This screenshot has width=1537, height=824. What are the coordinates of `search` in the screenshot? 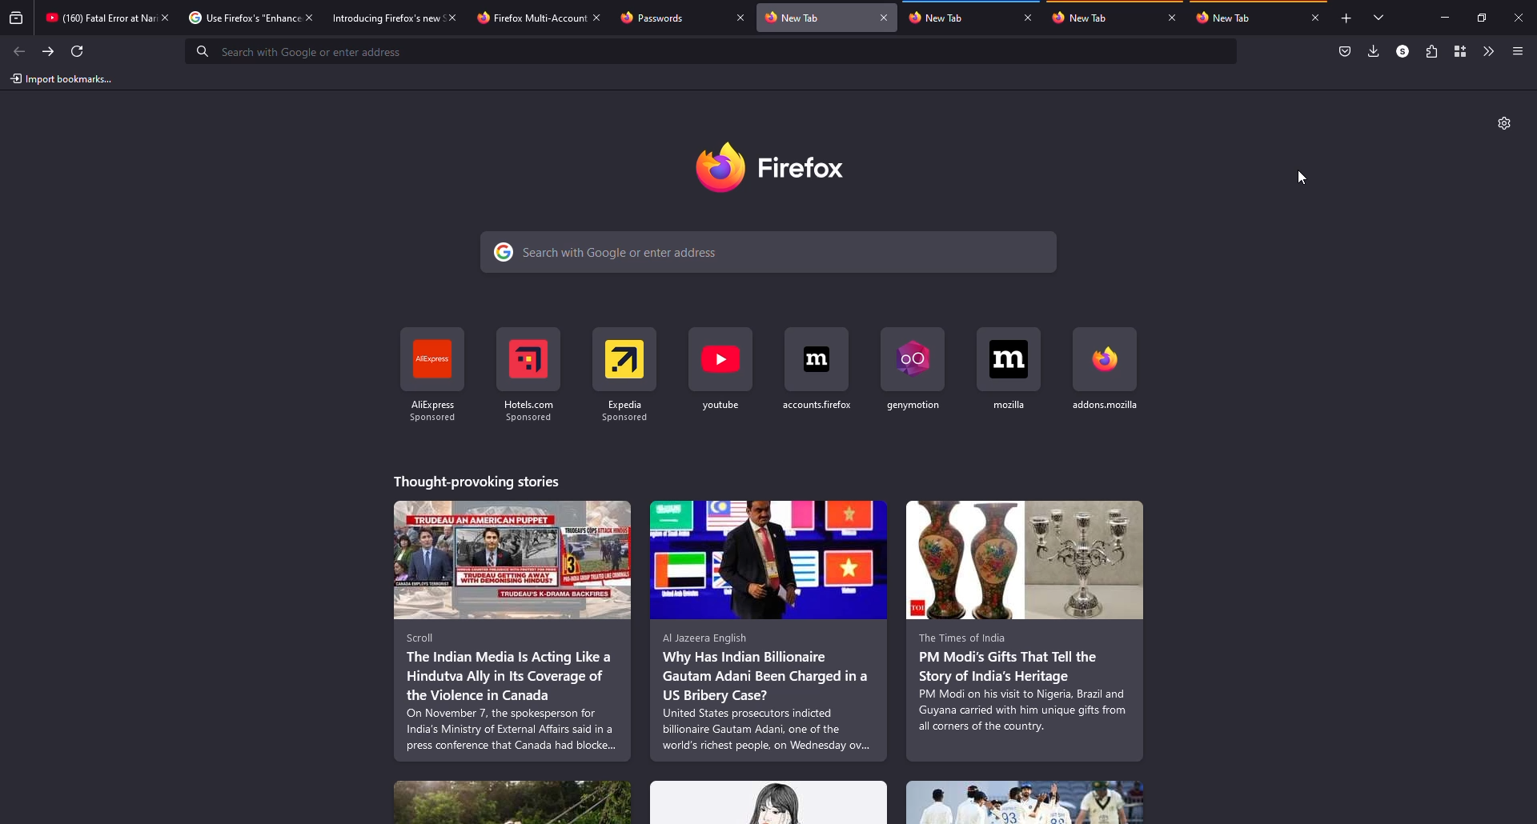 It's located at (772, 251).